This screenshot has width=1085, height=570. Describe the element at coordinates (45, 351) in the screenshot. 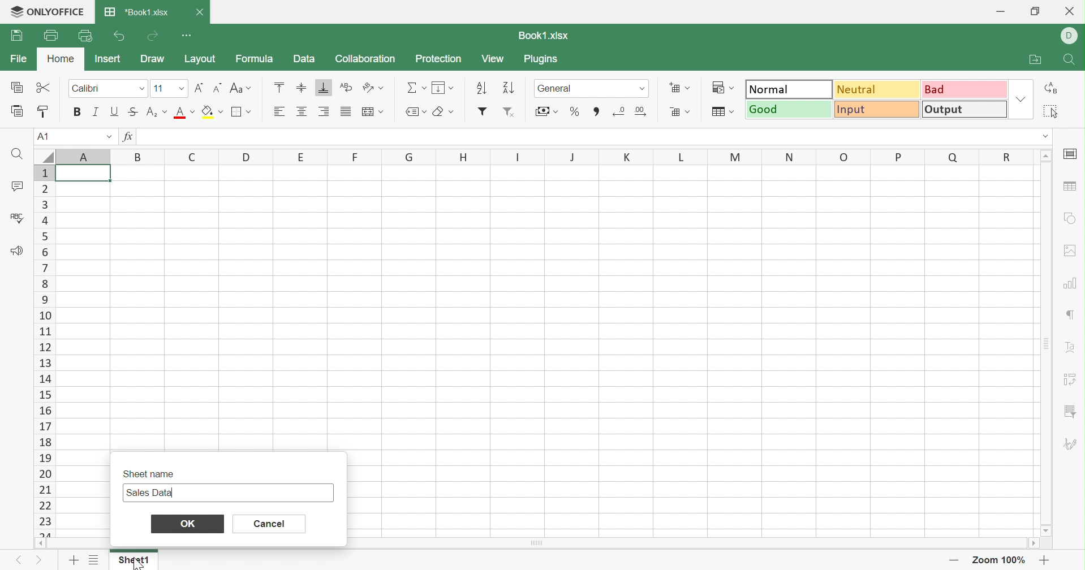

I see `Row Numbers` at that location.